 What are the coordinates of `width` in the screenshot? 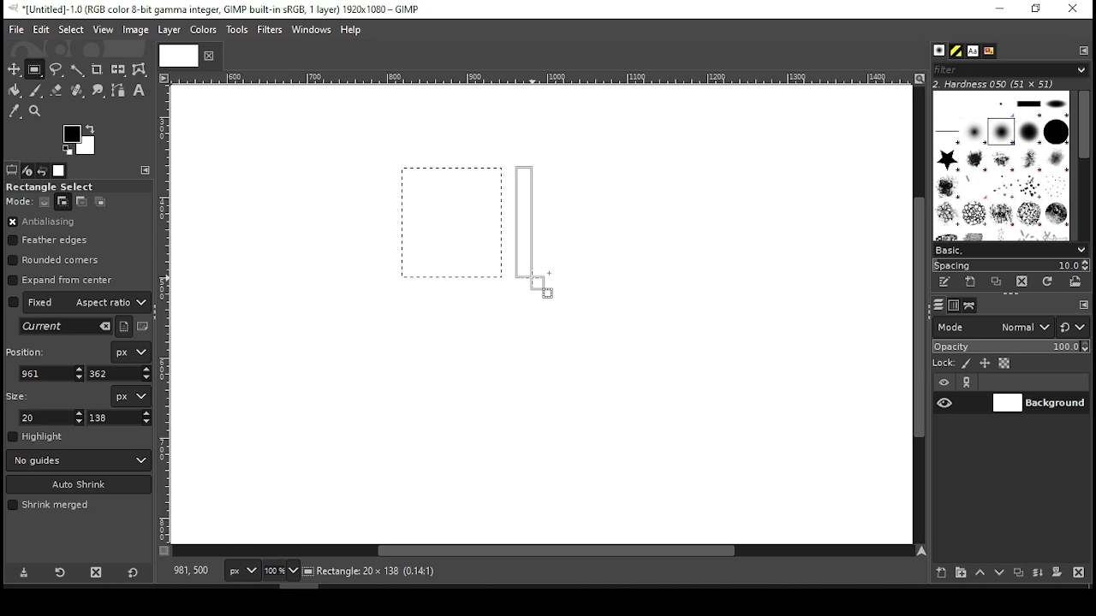 It's located at (53, 418).